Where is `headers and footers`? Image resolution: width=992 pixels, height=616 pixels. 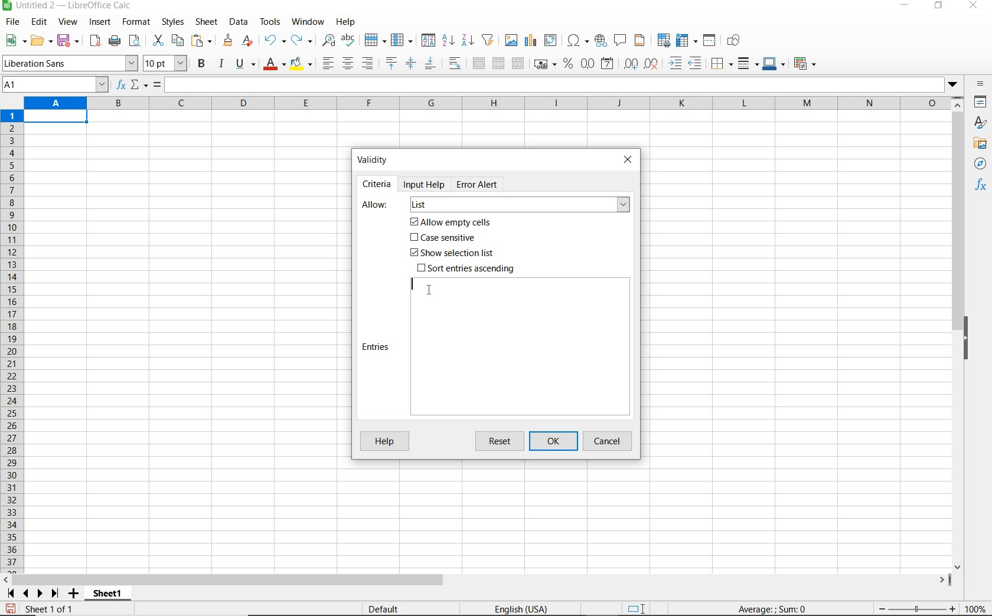
headers and footers is located at coordinates (642, 41).